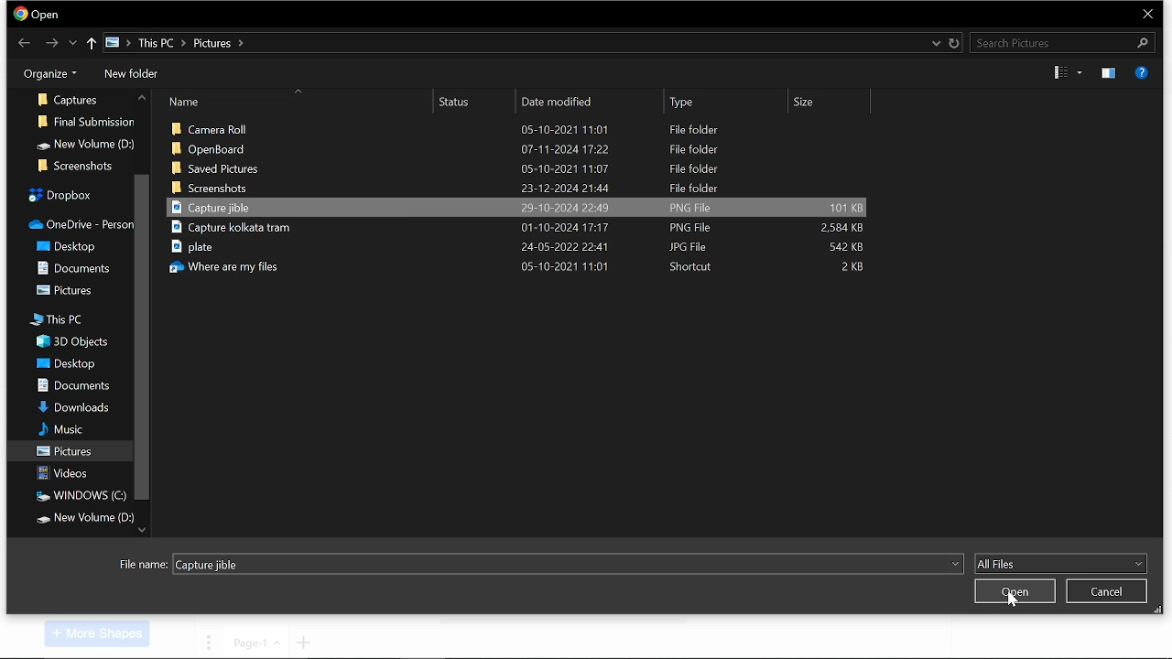 The height and width of the screenshot is (659, 1172). Describe the element at coordinates (1015, 602) in the screenshot. I see `Cursor` at that location.